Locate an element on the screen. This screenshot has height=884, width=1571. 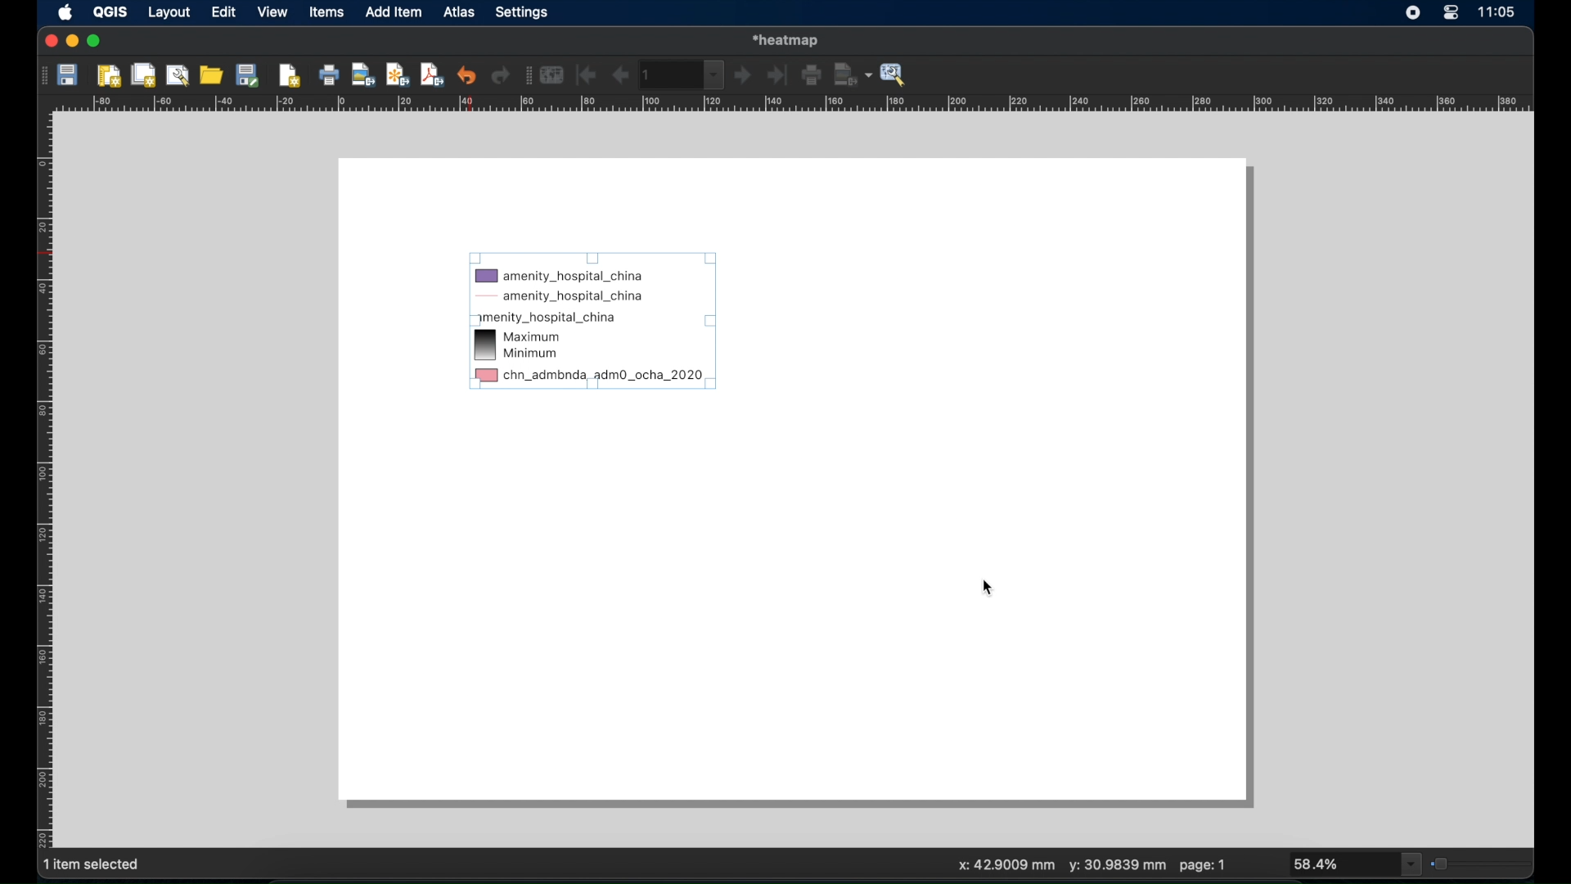
control center is located at coordinates (1451, 14).